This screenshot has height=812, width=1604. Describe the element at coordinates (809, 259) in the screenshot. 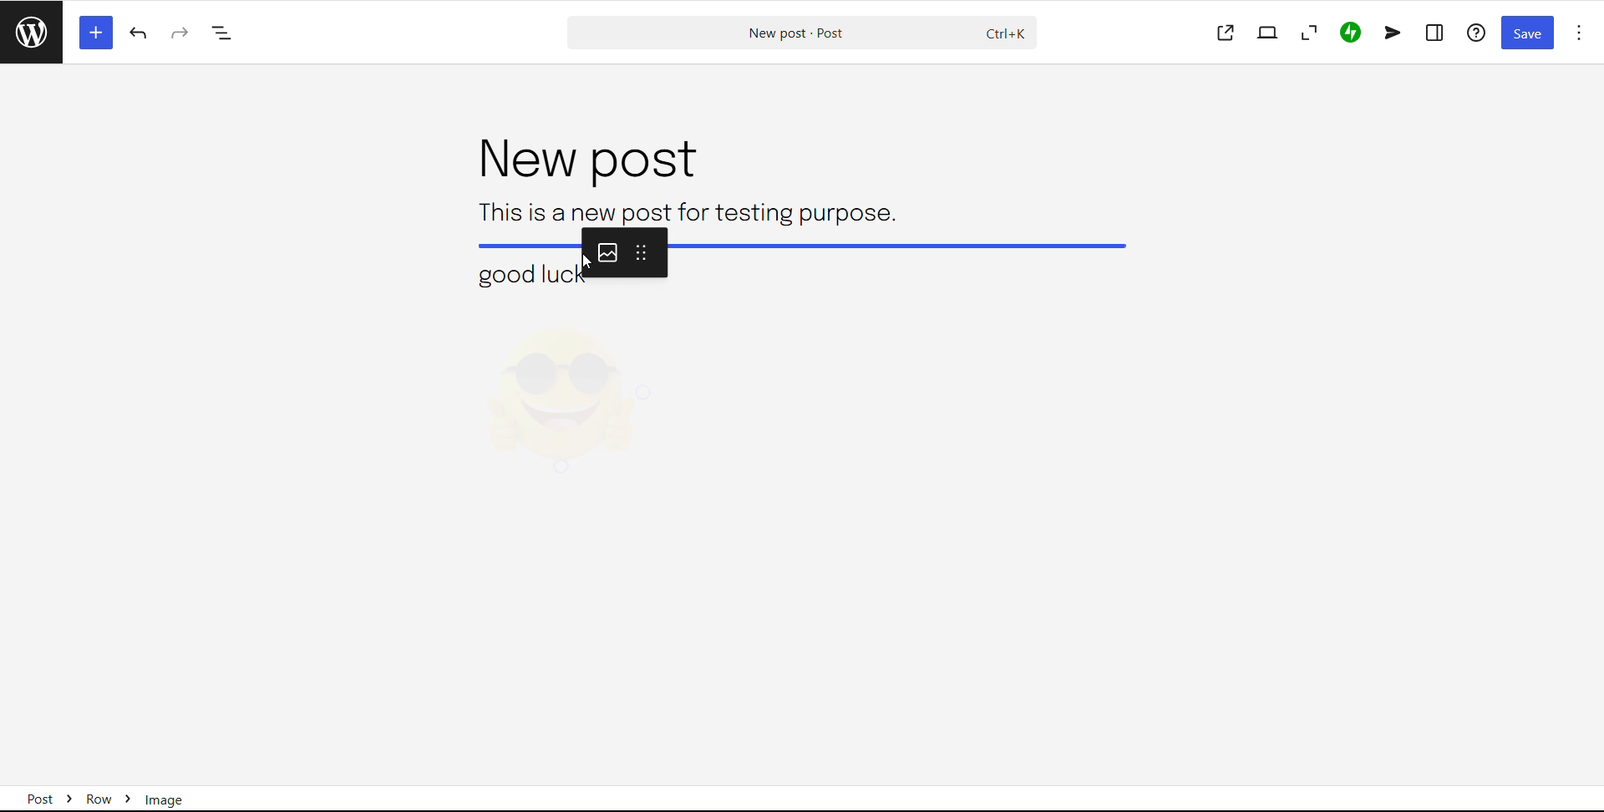

I see `image dragging` at that location.